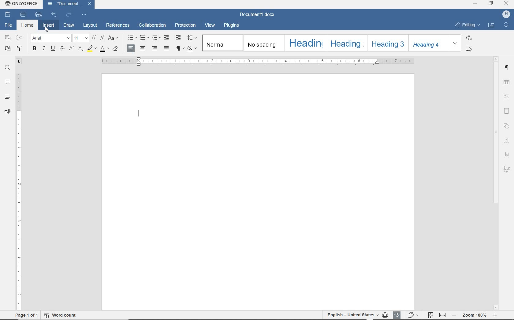 This screenshot has height=320, width=514. Describe the element at coordinates (468, 25) in the screenshot. I see `editing` at that location.